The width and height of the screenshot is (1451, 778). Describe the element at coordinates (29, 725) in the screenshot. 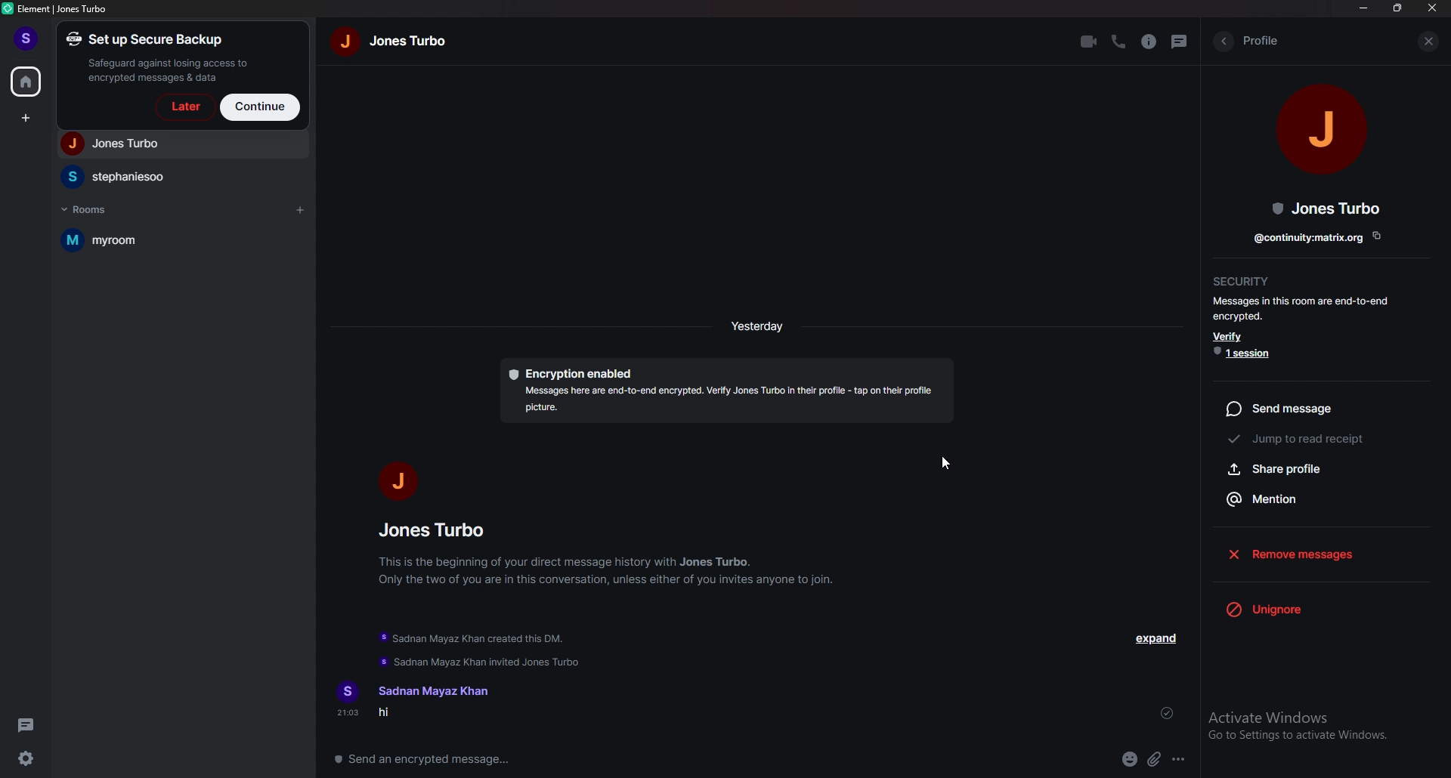

I see `threads` at that location.